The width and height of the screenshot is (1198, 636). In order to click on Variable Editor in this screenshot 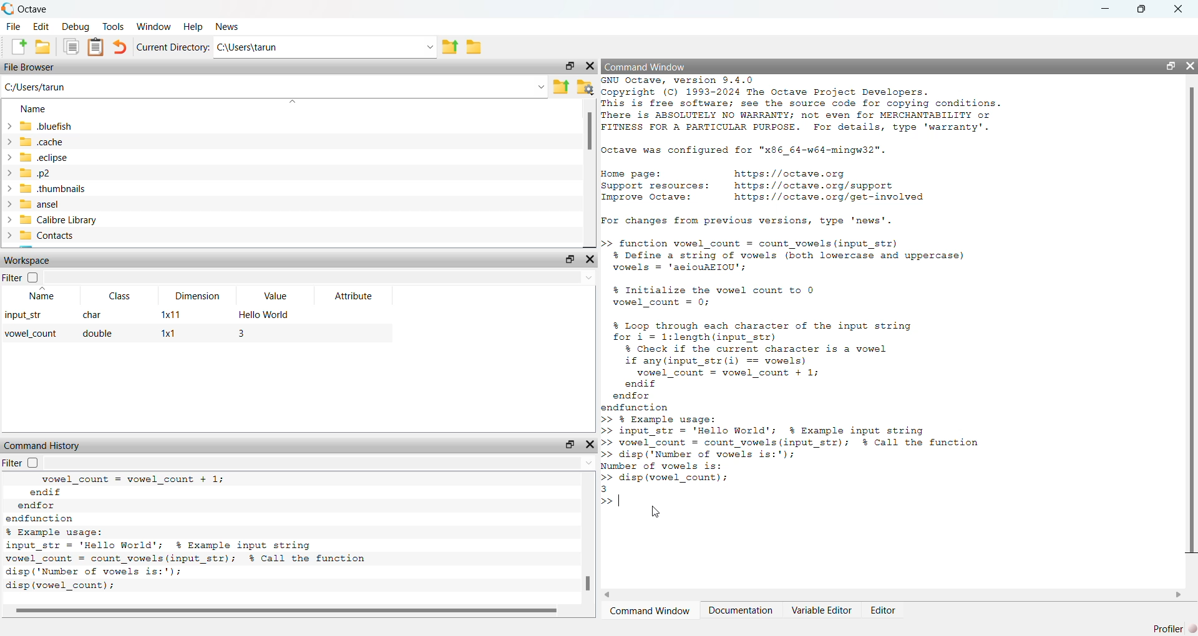, I will do `click(822, 610)`.